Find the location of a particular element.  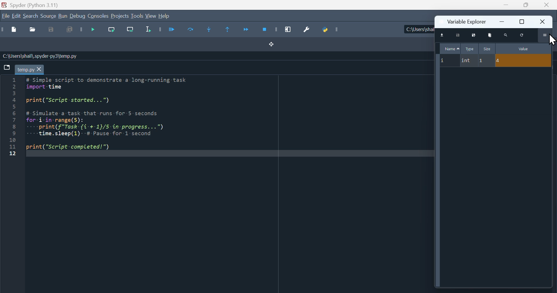

edit is located at coordinates (16, 16).